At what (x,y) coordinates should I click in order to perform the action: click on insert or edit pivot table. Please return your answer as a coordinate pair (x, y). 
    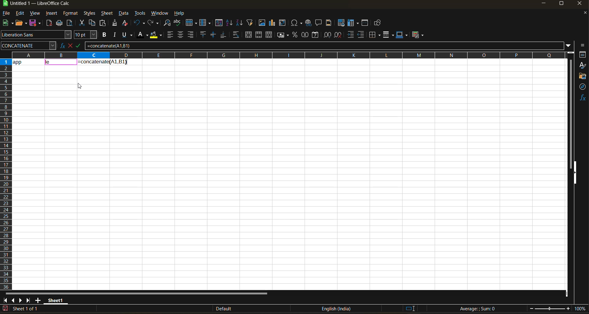
    Looking at the image, I should click on (283, 23).